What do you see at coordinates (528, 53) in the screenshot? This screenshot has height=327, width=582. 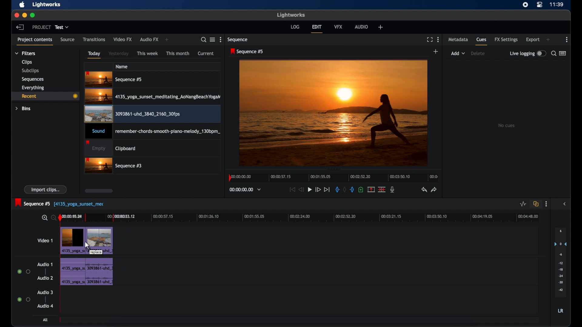 I see `live logging` at bounding box center [528, 53].